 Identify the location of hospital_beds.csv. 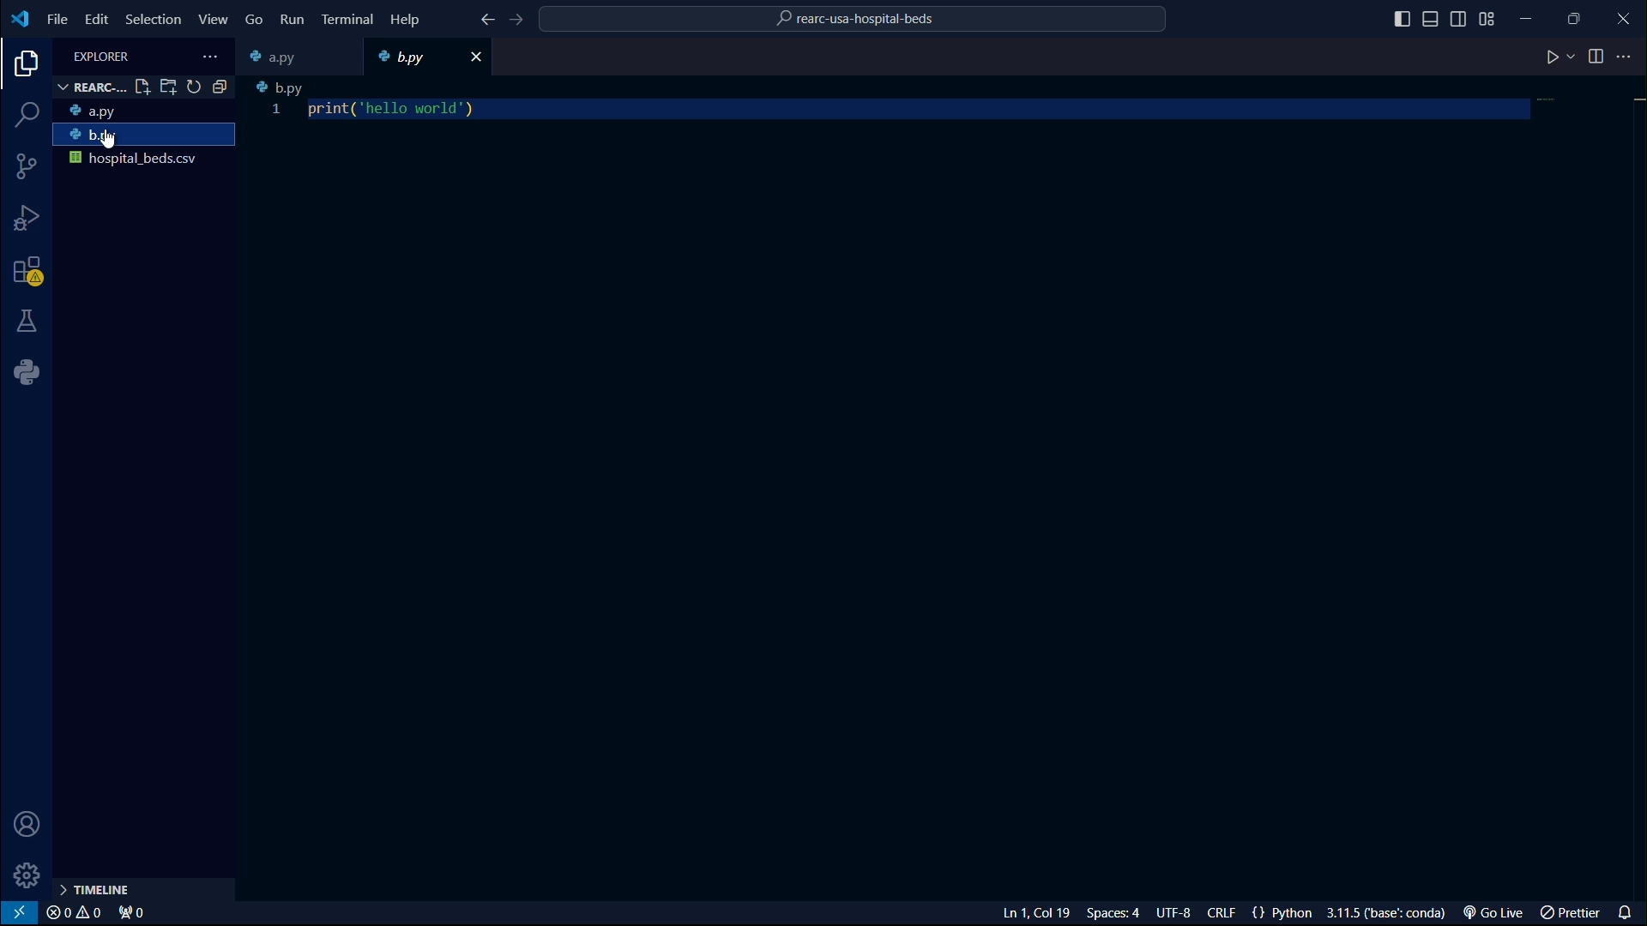
(139, 160).